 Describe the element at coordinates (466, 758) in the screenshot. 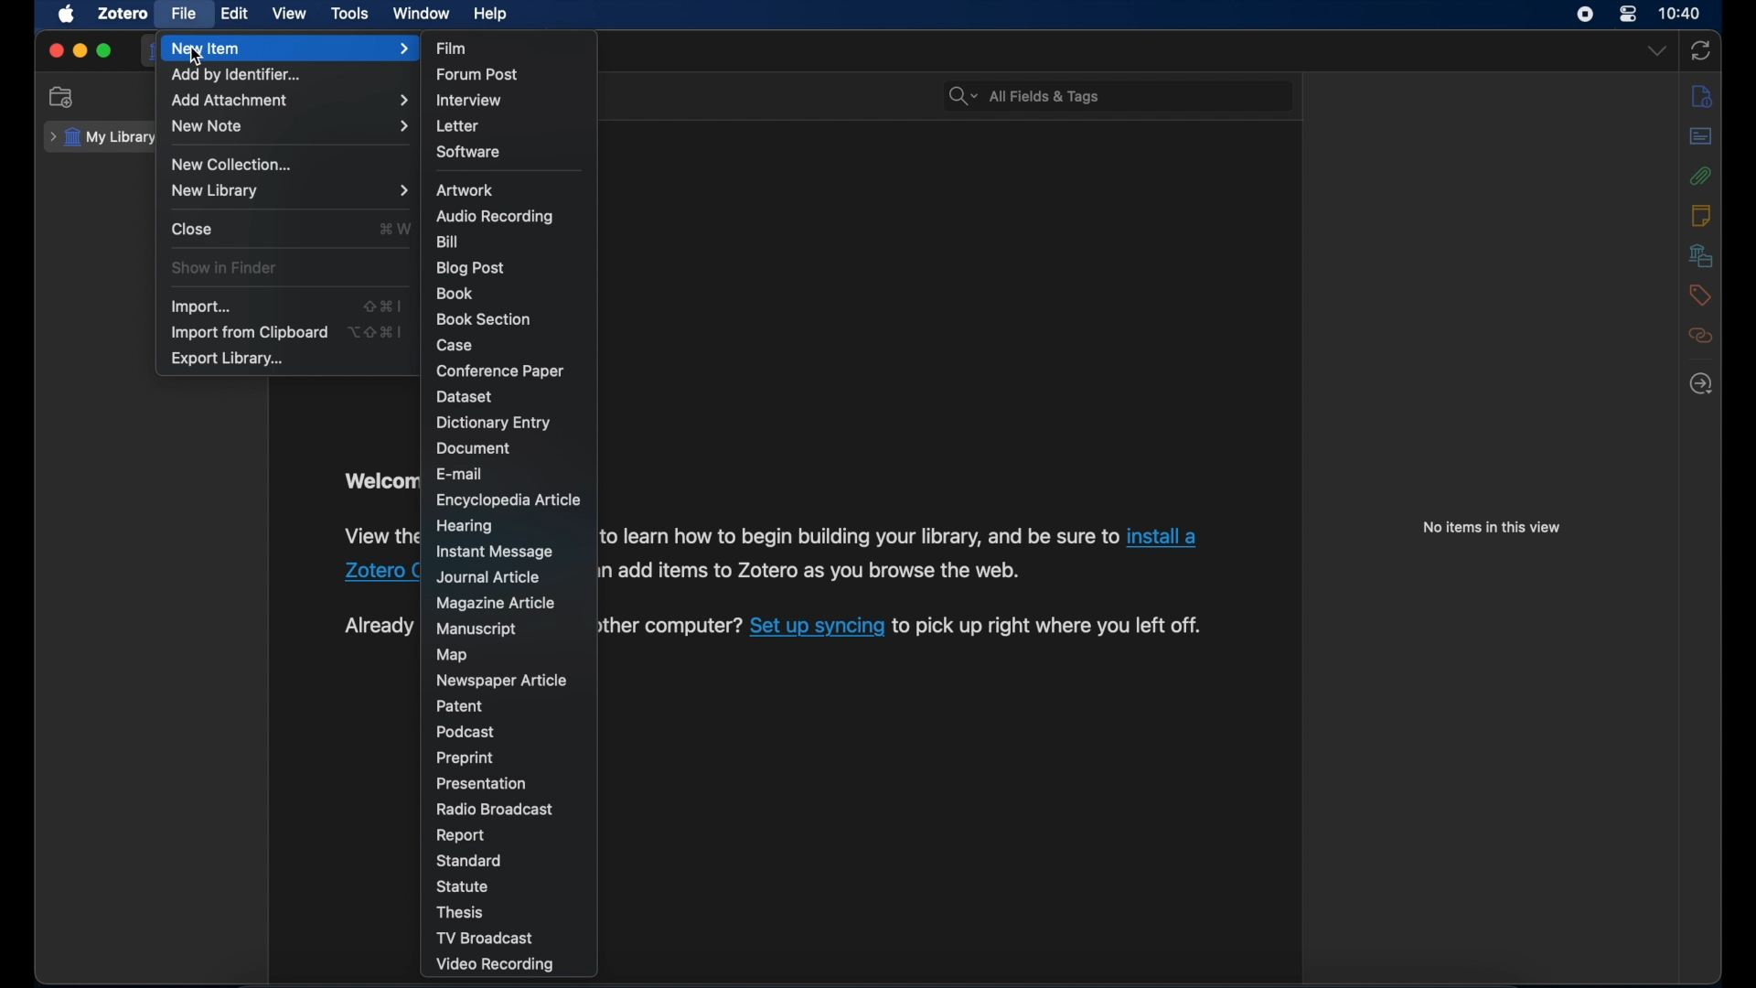

I see `preprint` at that location.